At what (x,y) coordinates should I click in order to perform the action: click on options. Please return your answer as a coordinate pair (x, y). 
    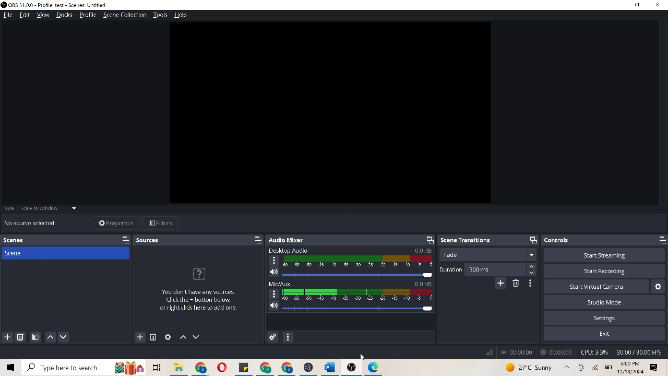
    Looking at the image, I should click on (274, 293).